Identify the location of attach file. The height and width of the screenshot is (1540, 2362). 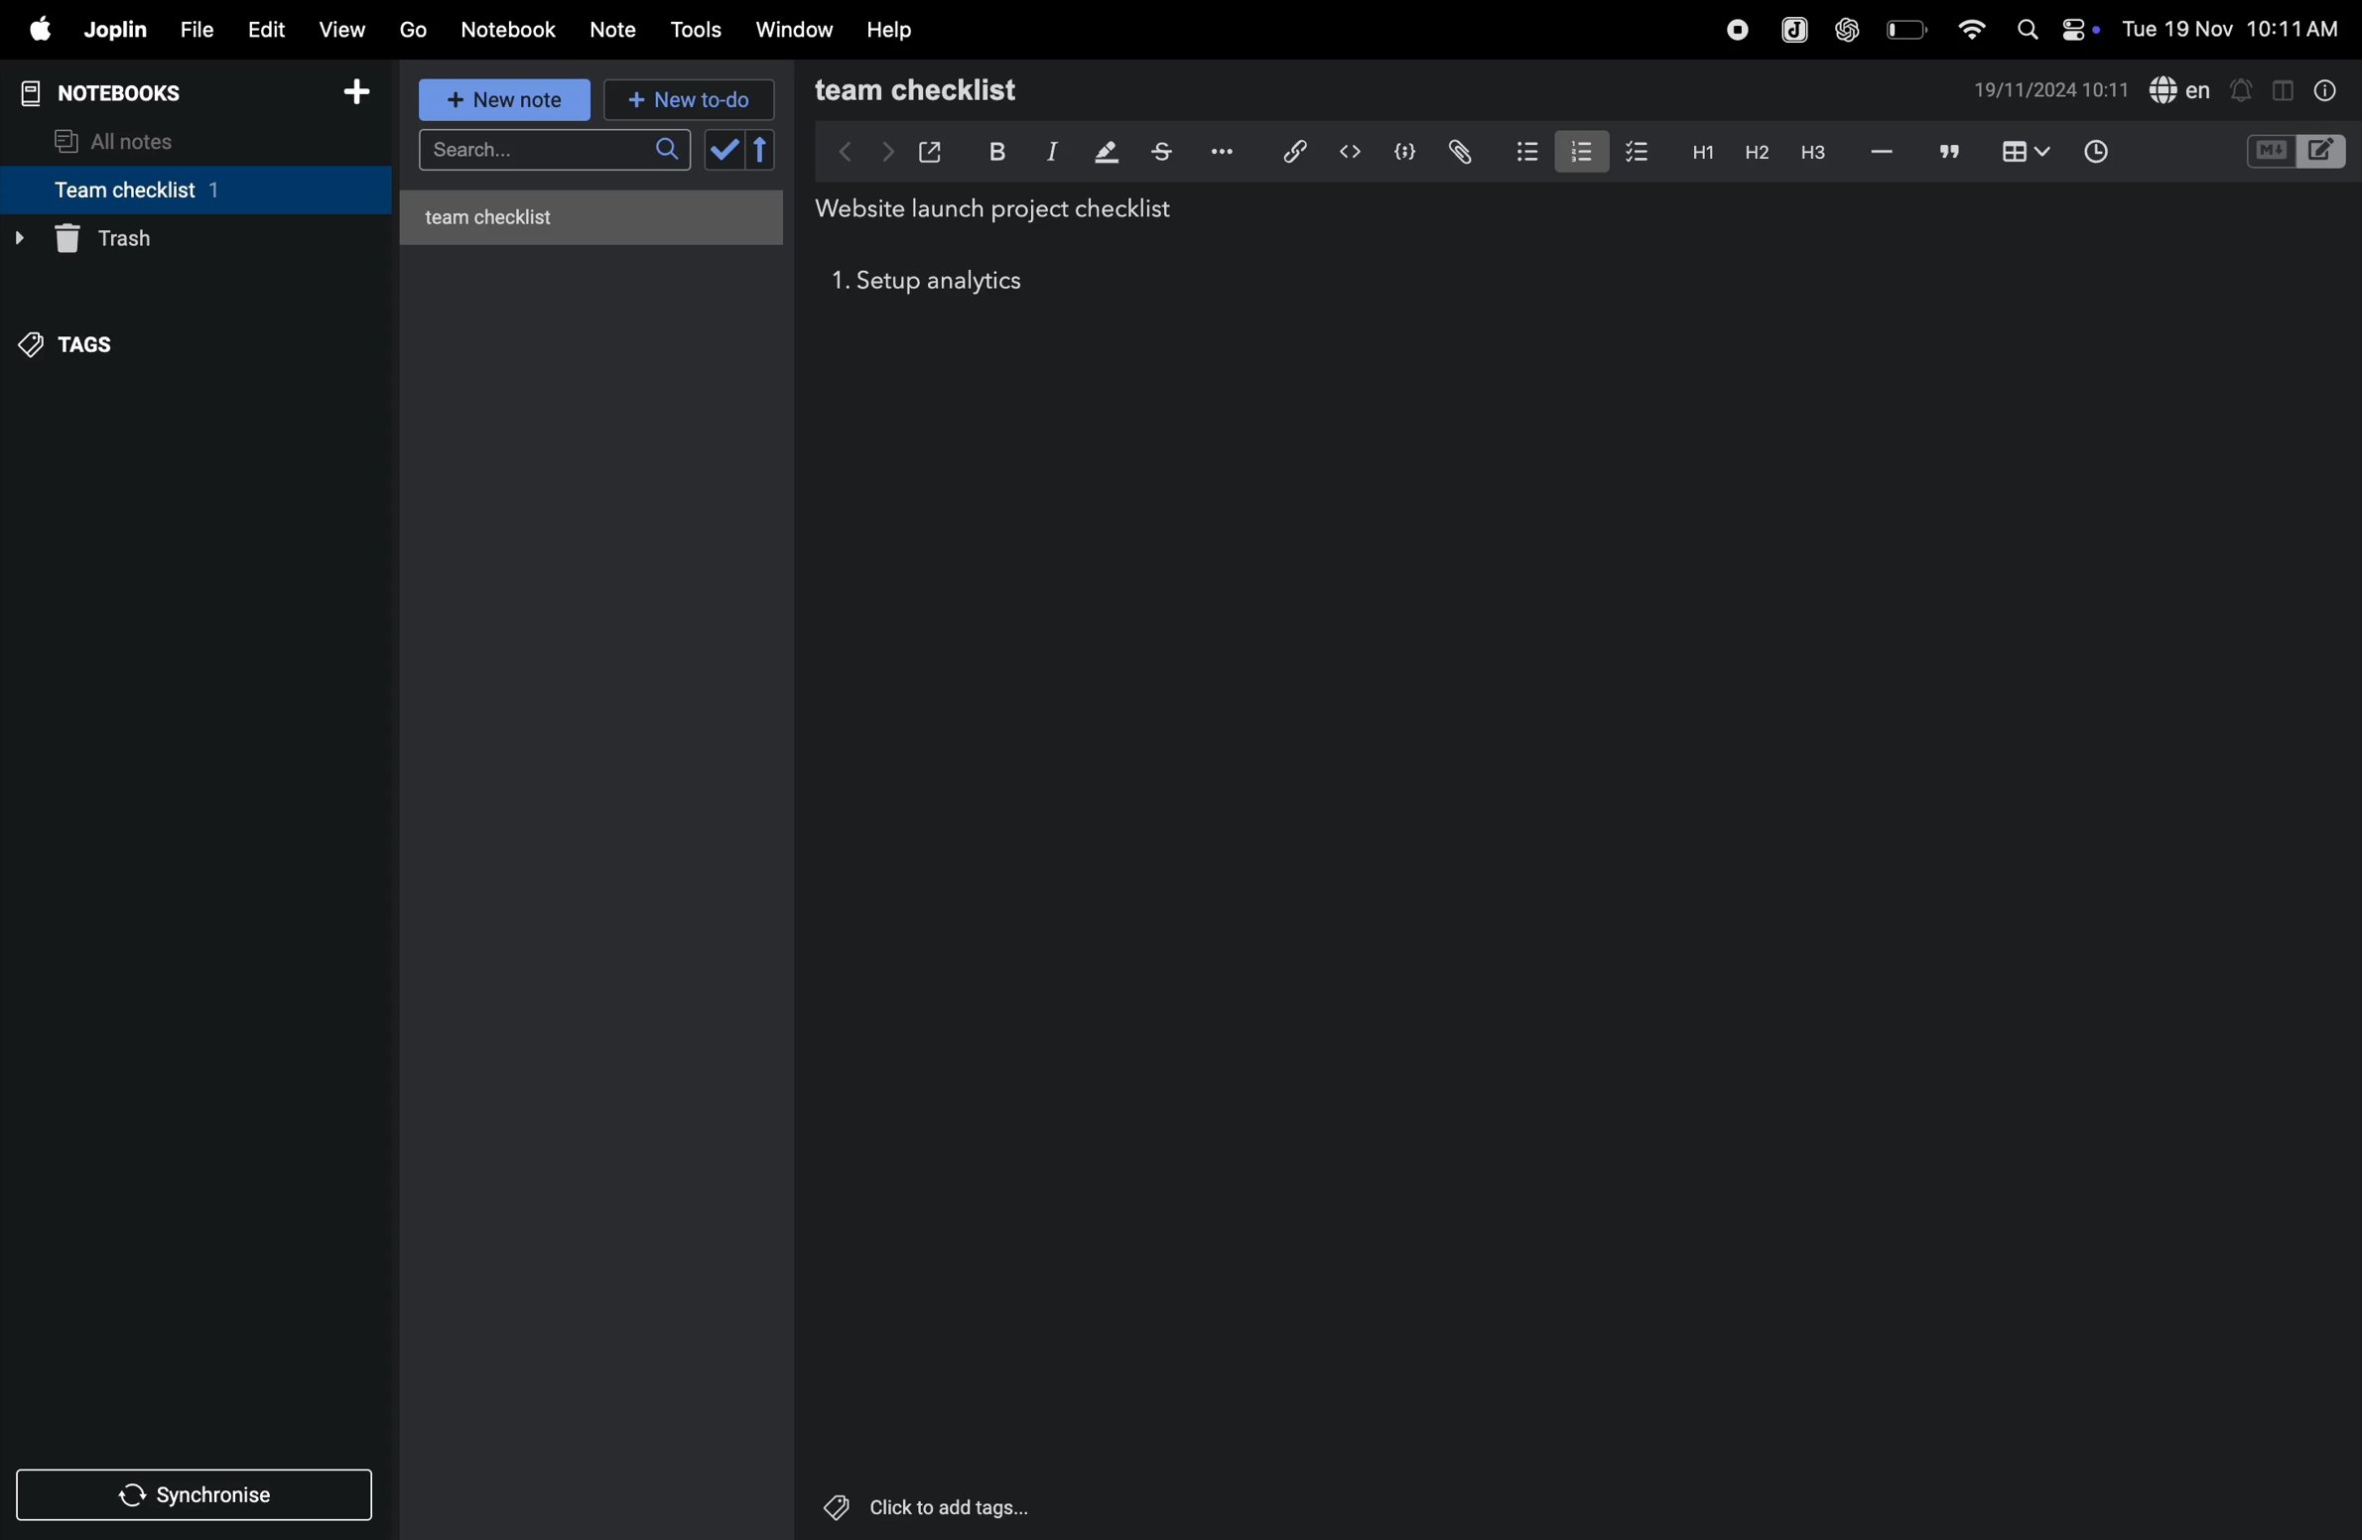
(1458, 151).